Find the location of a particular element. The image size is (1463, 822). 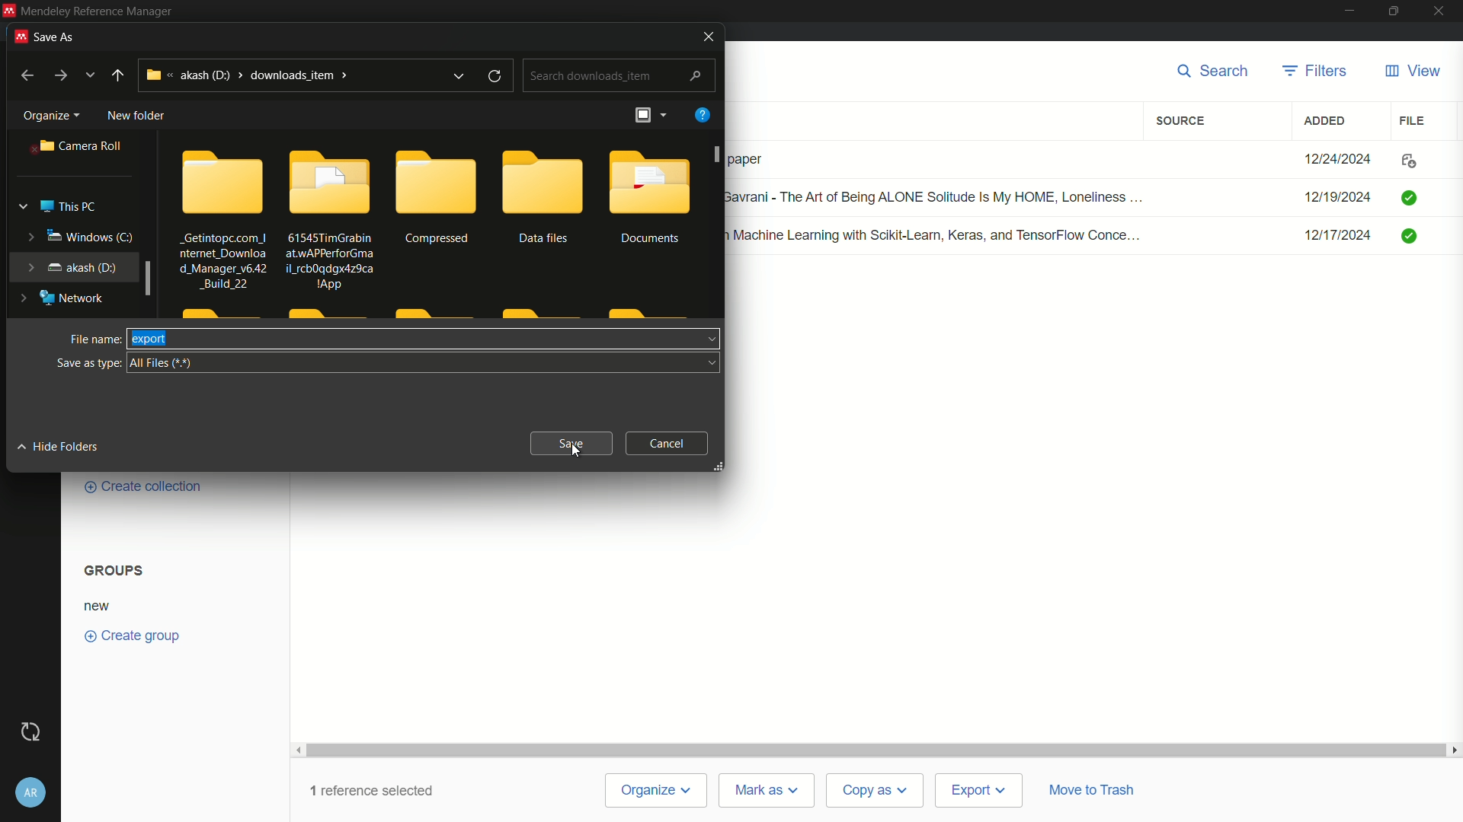

get help is located at coordinates (701, 116).